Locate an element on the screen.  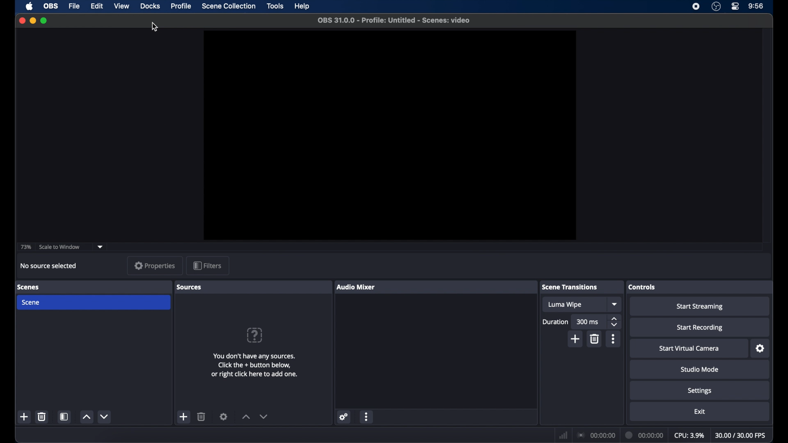
scenes is located at coordinates (34, 287).